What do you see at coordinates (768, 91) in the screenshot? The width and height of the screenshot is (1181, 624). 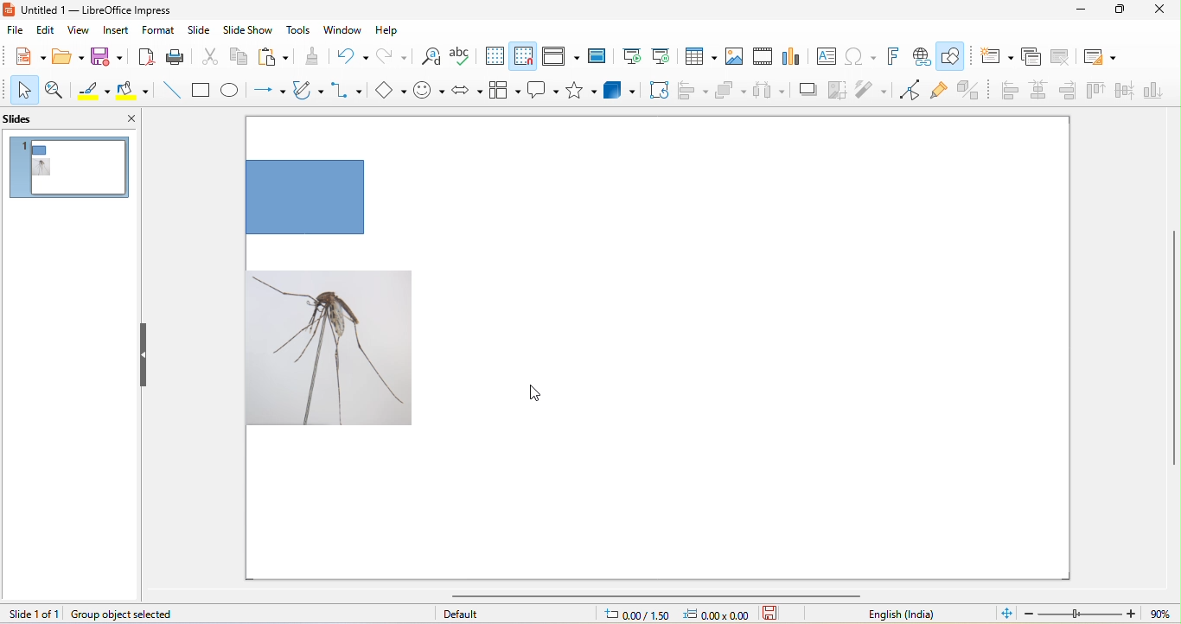 I see `select atleast three object` at bounding box center [768, 91].